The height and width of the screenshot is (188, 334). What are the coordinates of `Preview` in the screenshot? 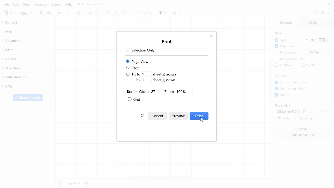 It's located at (179, 116).